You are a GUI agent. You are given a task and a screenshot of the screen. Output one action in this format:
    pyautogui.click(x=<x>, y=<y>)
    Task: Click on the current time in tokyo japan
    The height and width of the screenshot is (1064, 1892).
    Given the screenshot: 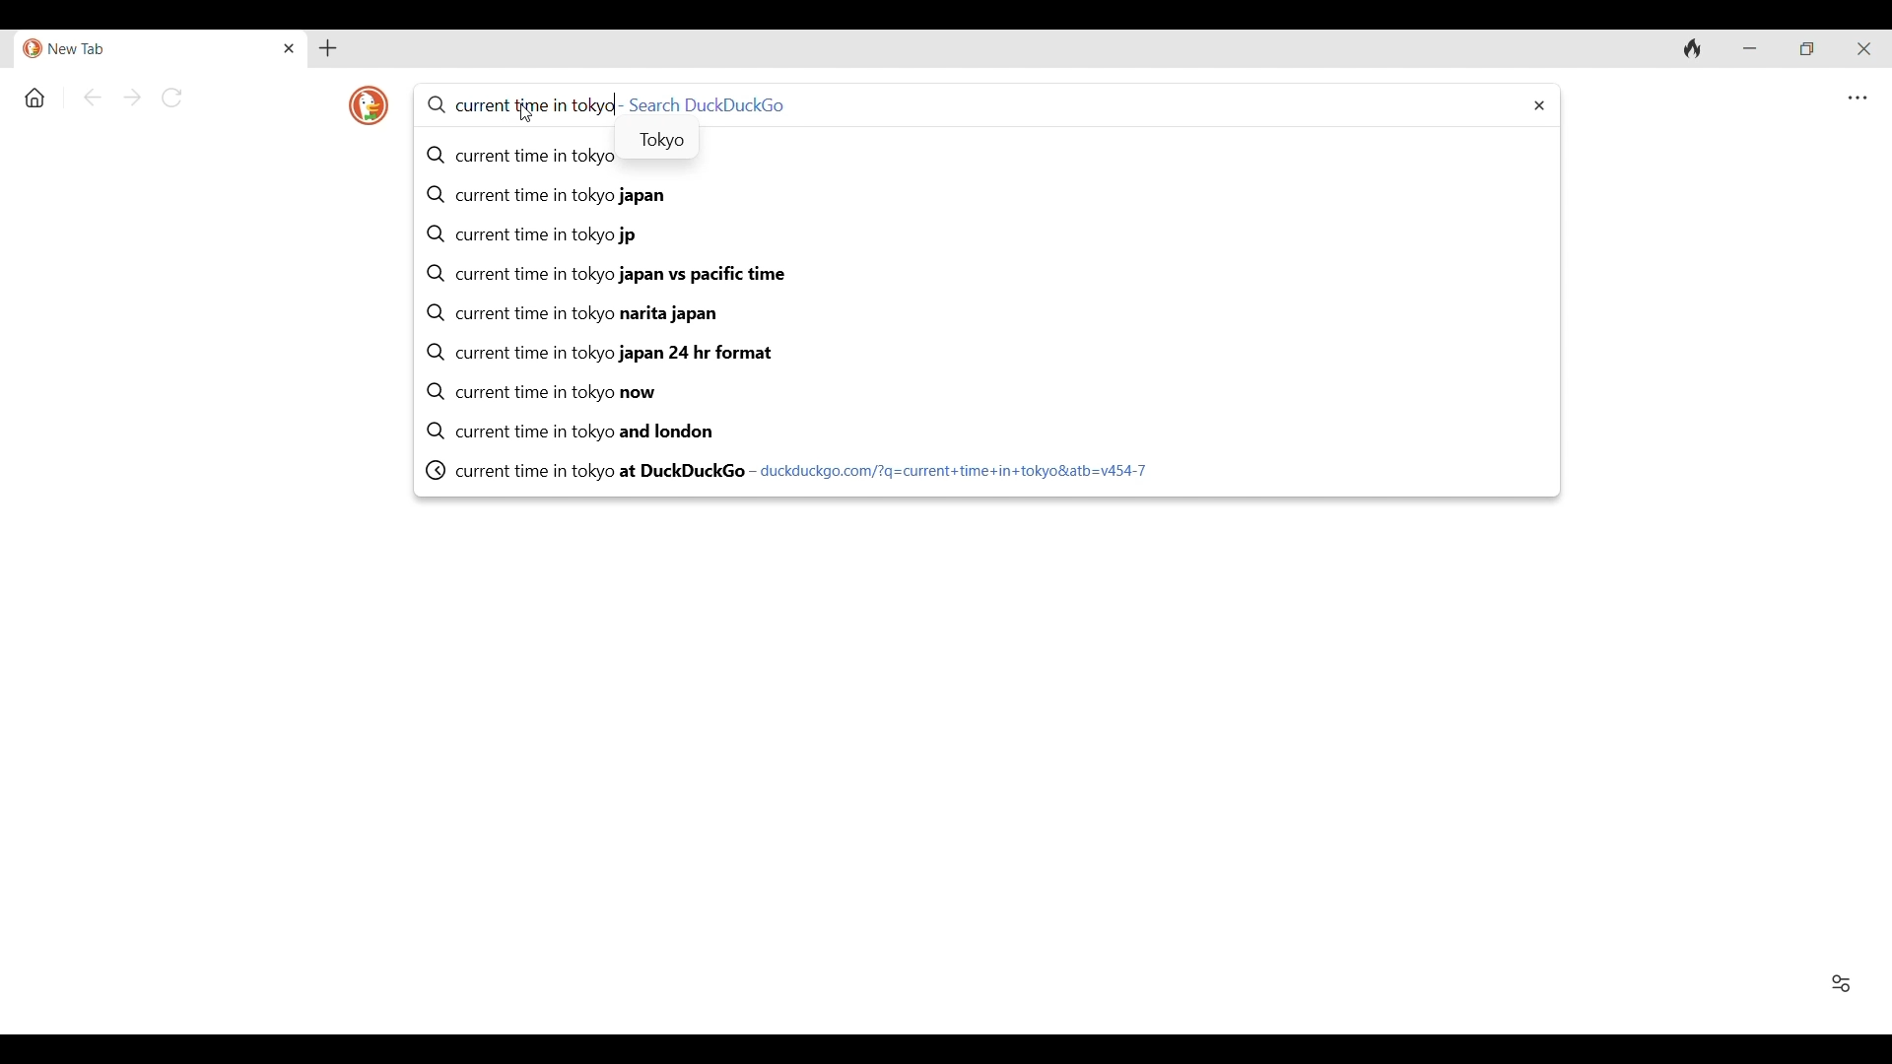 What is the action you would take?
    pyautogui.click(x=543, y=194)
    